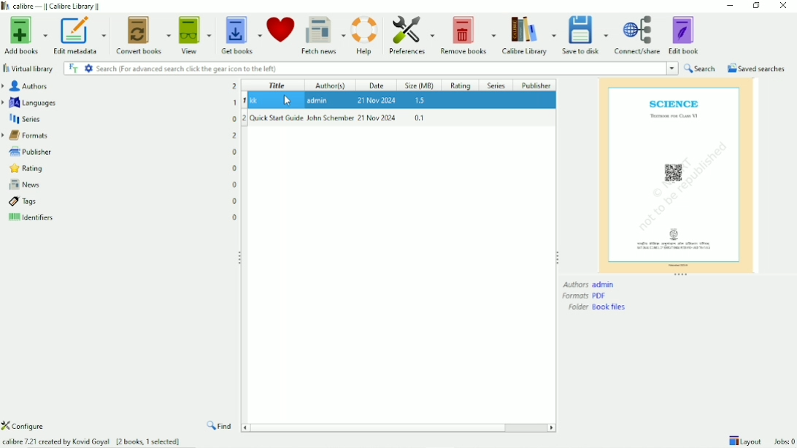 This screenshot has width=797, height=448. What do you see at coordinates (676, 174) in the screenshot?
I see `Preview` at bounding box center [676, 174].